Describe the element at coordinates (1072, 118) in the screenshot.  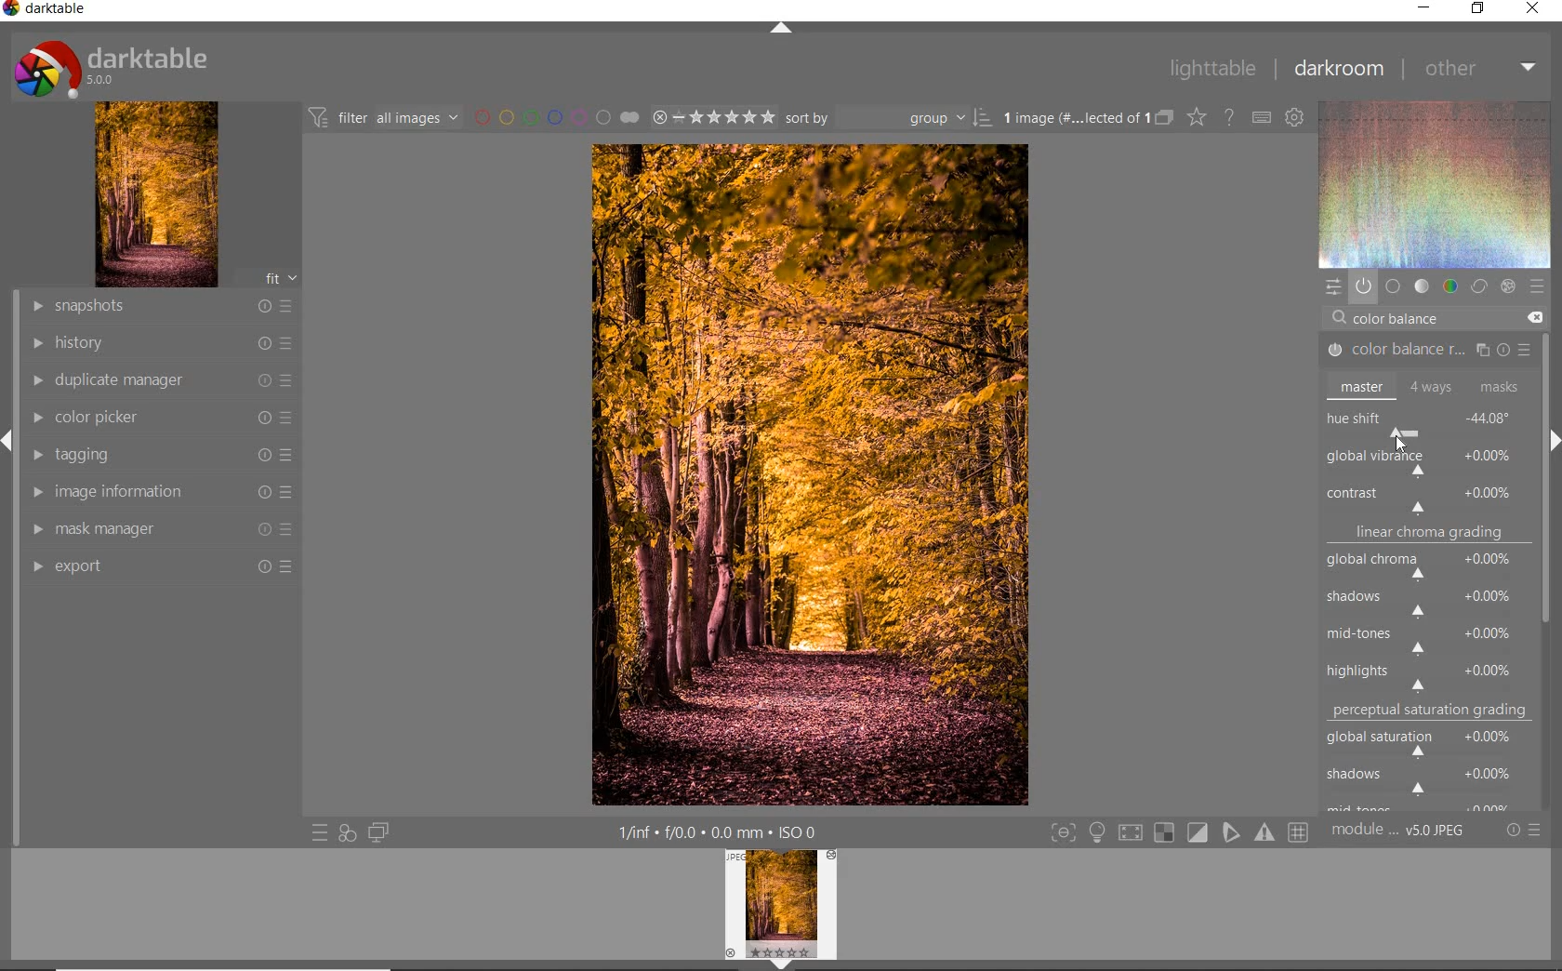
I see `selected images` at that location.